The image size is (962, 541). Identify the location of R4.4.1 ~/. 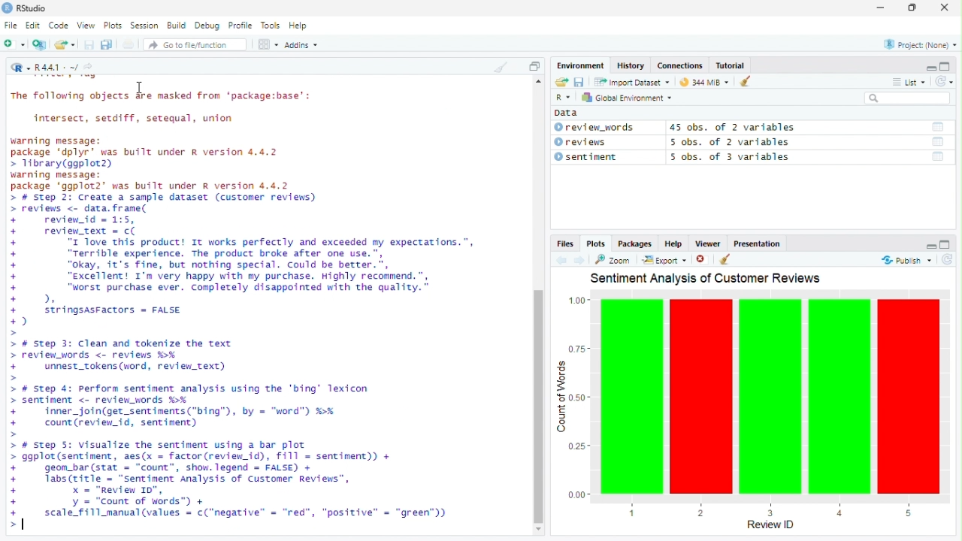
(58, 68).